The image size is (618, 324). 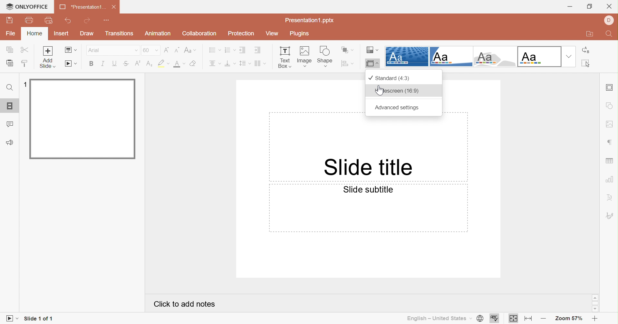 I want to click on Collaboration, so click(x=200, y=33).